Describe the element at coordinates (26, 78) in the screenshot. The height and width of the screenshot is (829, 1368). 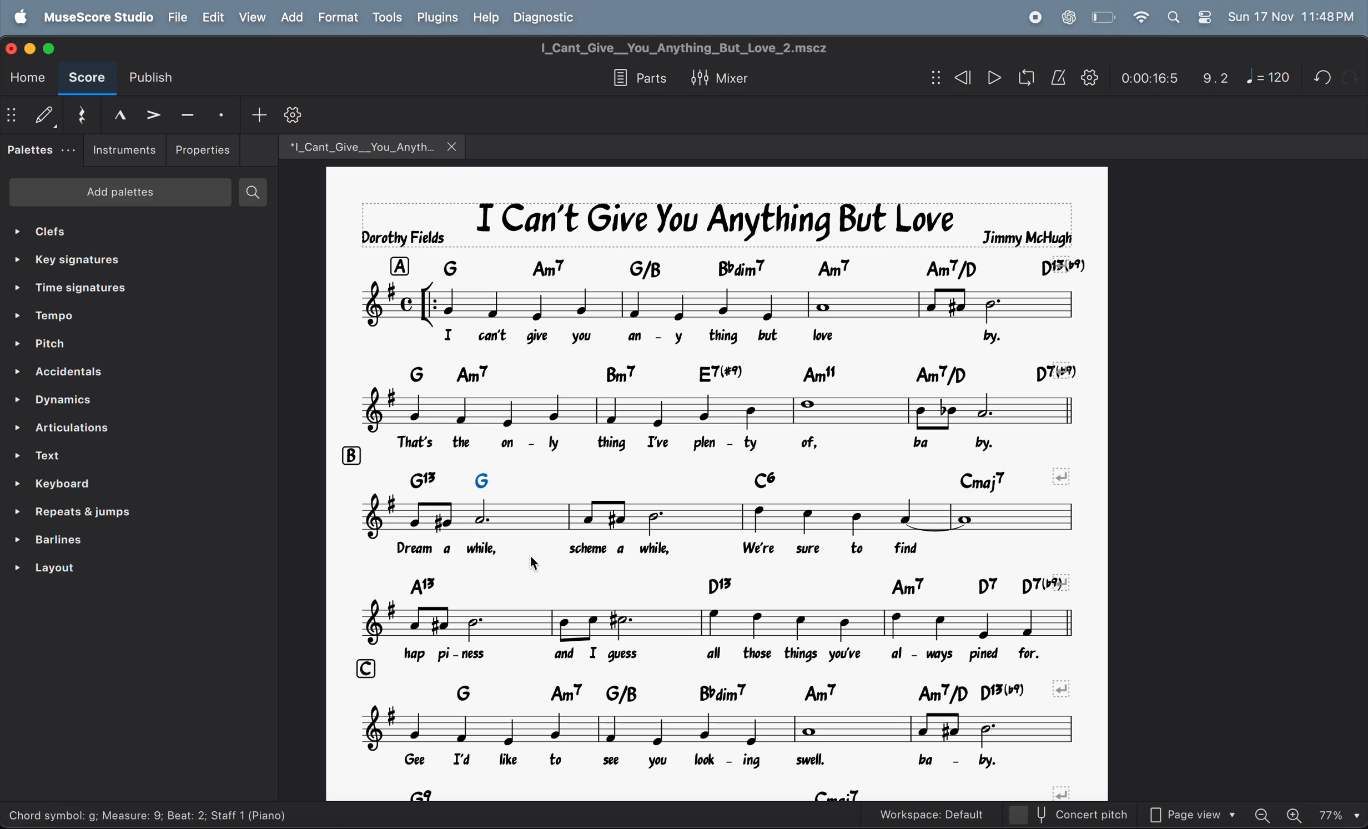
I see `home` at that location.